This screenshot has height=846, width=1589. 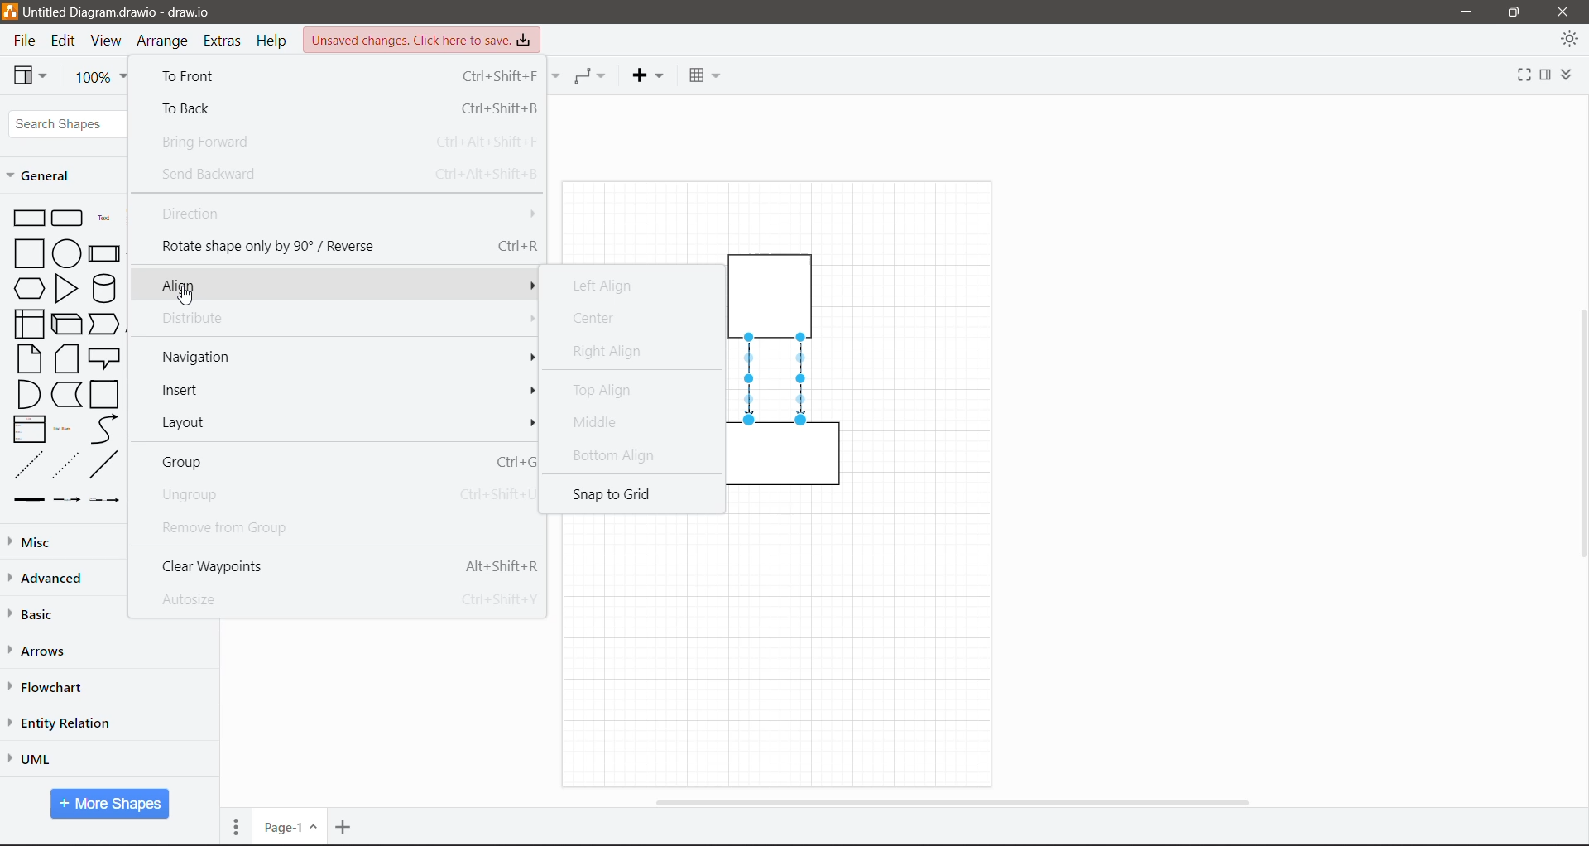 What do you see at coordinates (1518, 77) in the screenshot?
I see `Fullscreen` at bounding box center [1518, 77].